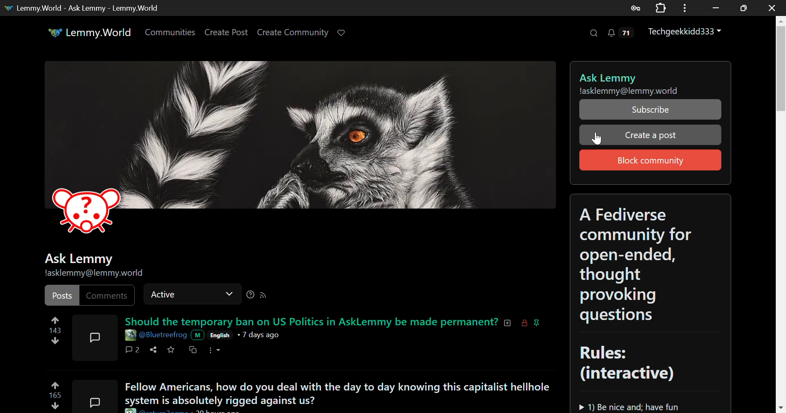 The height and width of the screenshot is (413, 786). What do you see at coordinates (650, 160) in the screenshot?
I see `Block community` at bounding box center [650, 160].